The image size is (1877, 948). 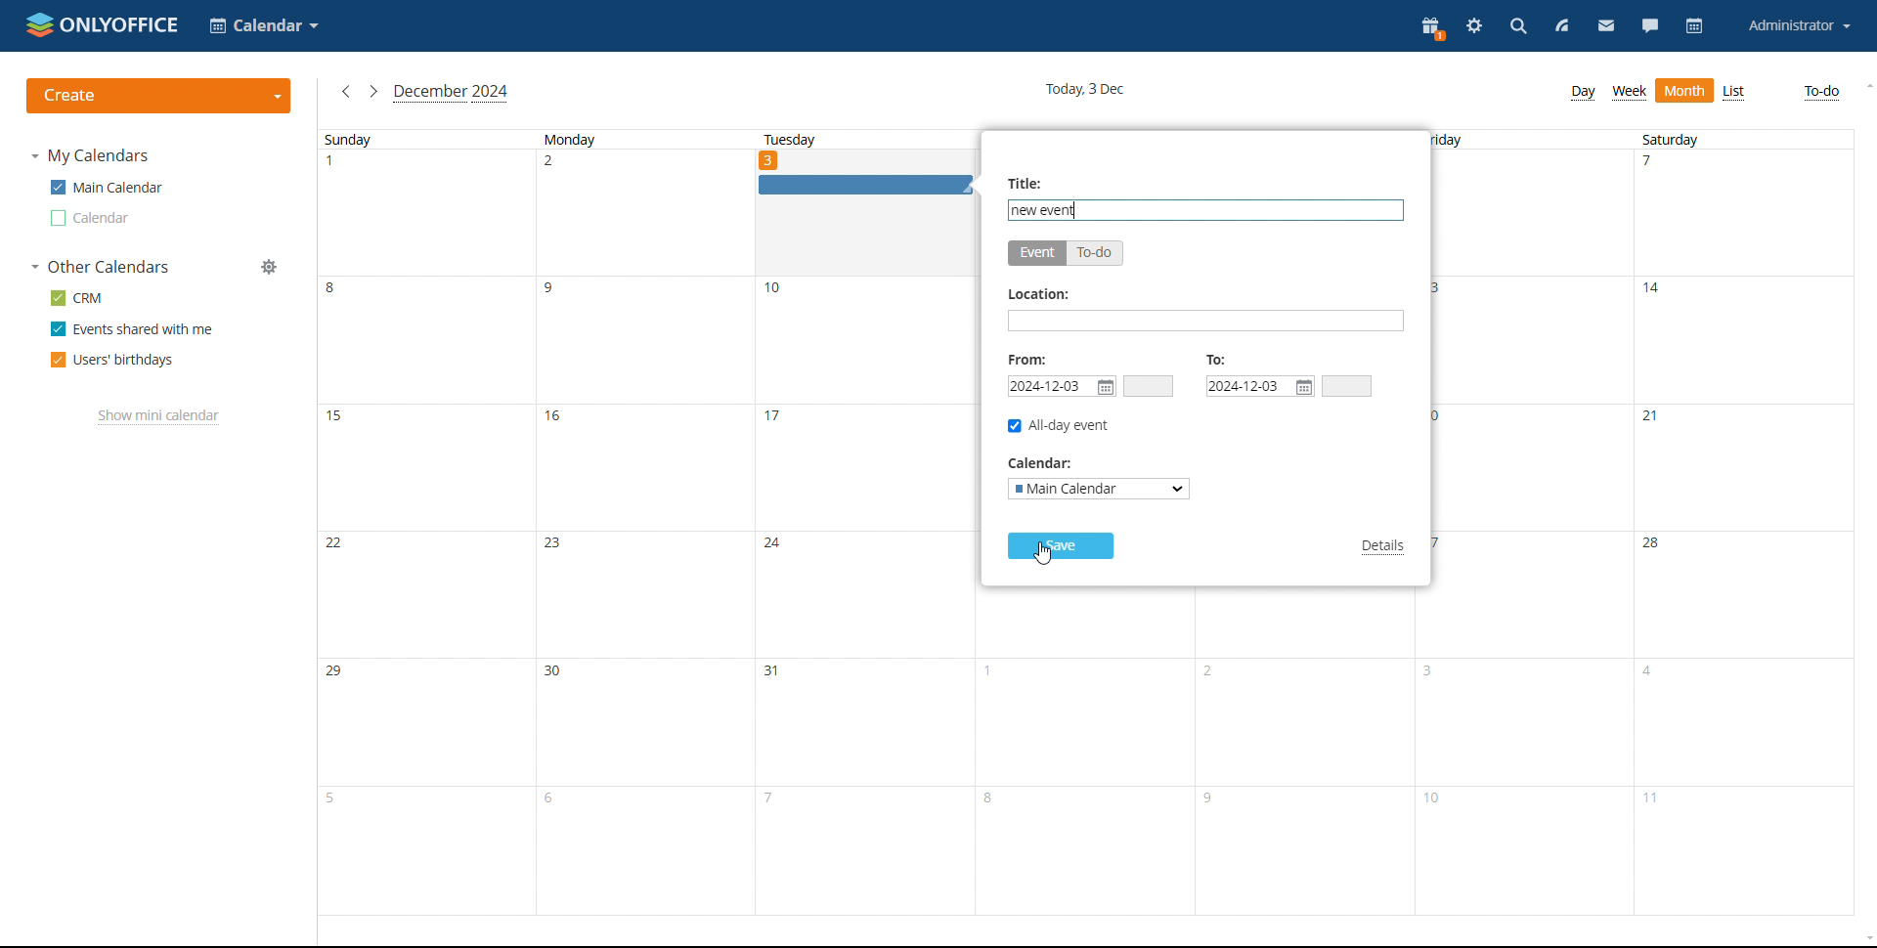 What do you see at coordinates (859, 585) in the screenshot?
I see `tuesday` at bounding box center [859, 585].